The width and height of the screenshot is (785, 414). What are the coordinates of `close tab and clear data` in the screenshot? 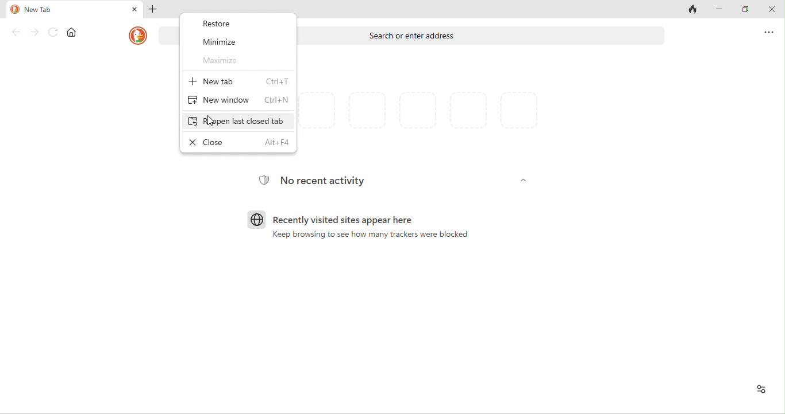 It's located at (693, 8).